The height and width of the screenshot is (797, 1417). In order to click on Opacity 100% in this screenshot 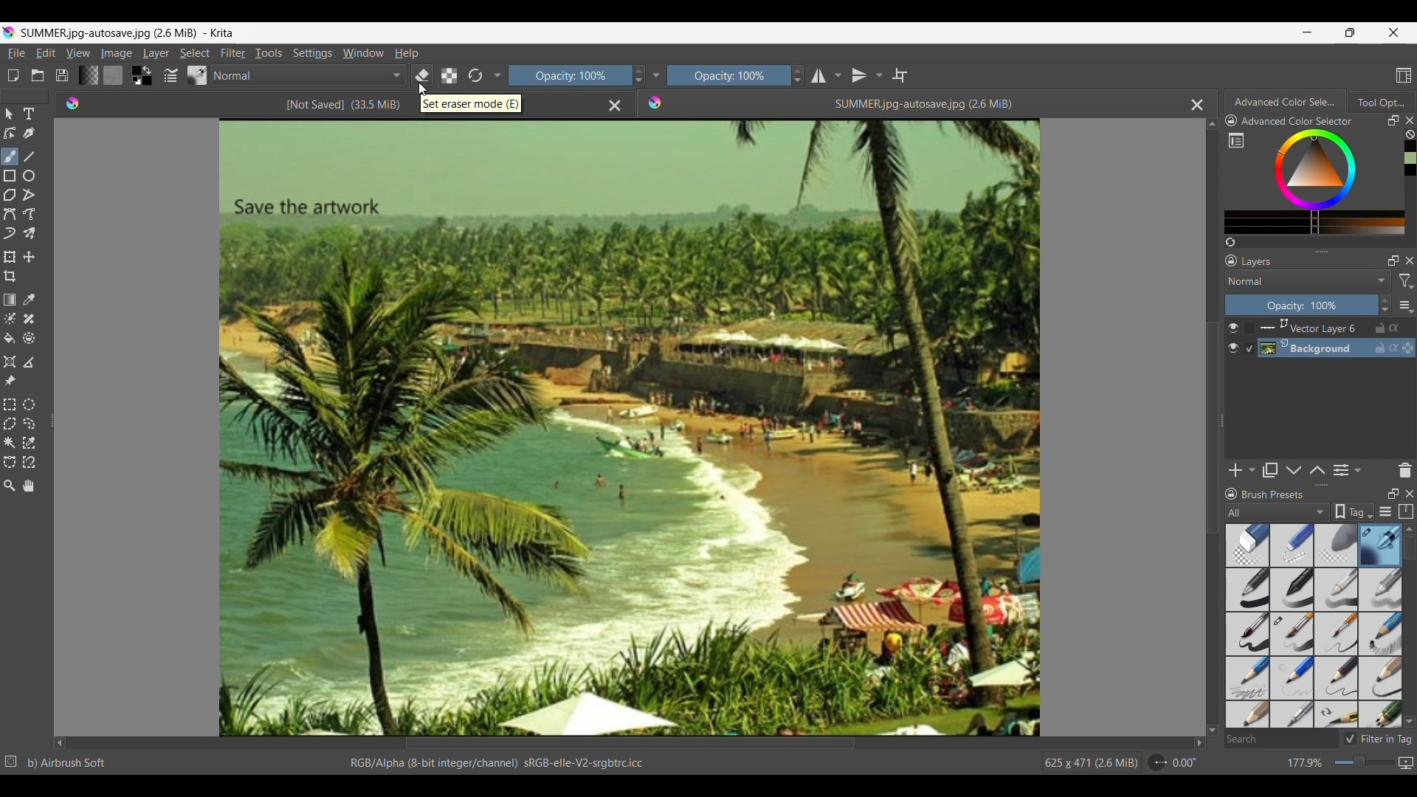, I will do `click(1301, 306)`.